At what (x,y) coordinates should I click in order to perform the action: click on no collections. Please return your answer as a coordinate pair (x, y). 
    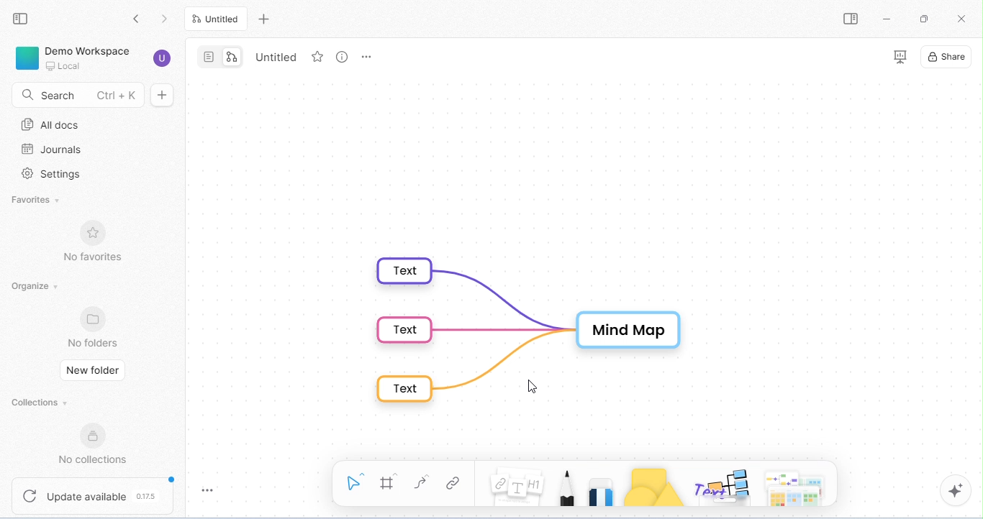
    Looking at the image, I should click on (94, 445).